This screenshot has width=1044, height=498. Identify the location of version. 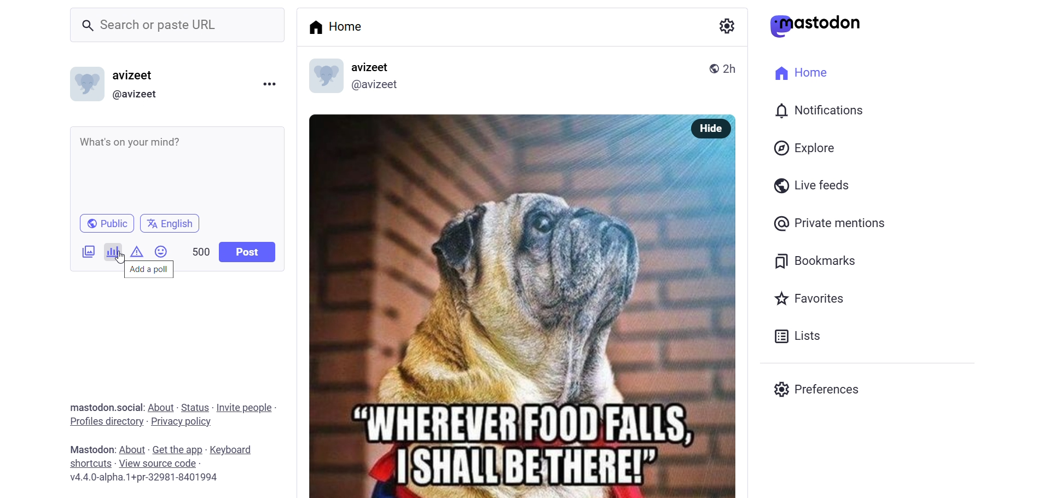
(145, 479).